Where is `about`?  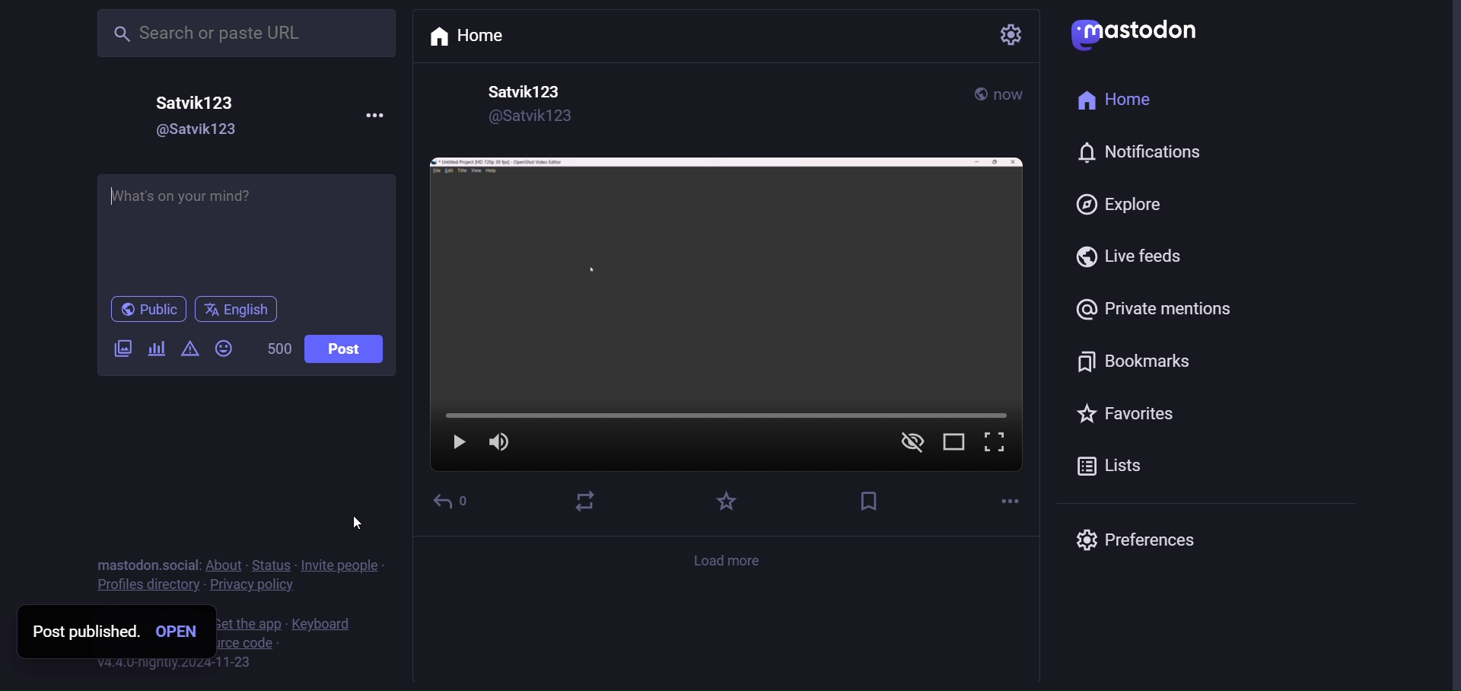 about is located at coordinates (224, 565).